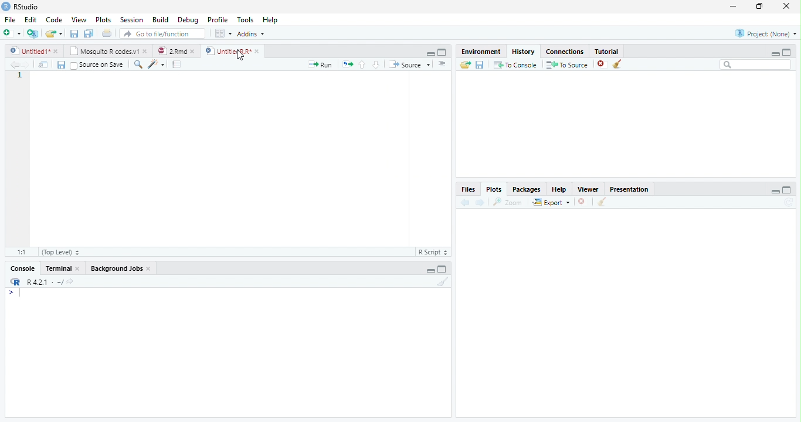  I want to click on New line, so click(14, 293).